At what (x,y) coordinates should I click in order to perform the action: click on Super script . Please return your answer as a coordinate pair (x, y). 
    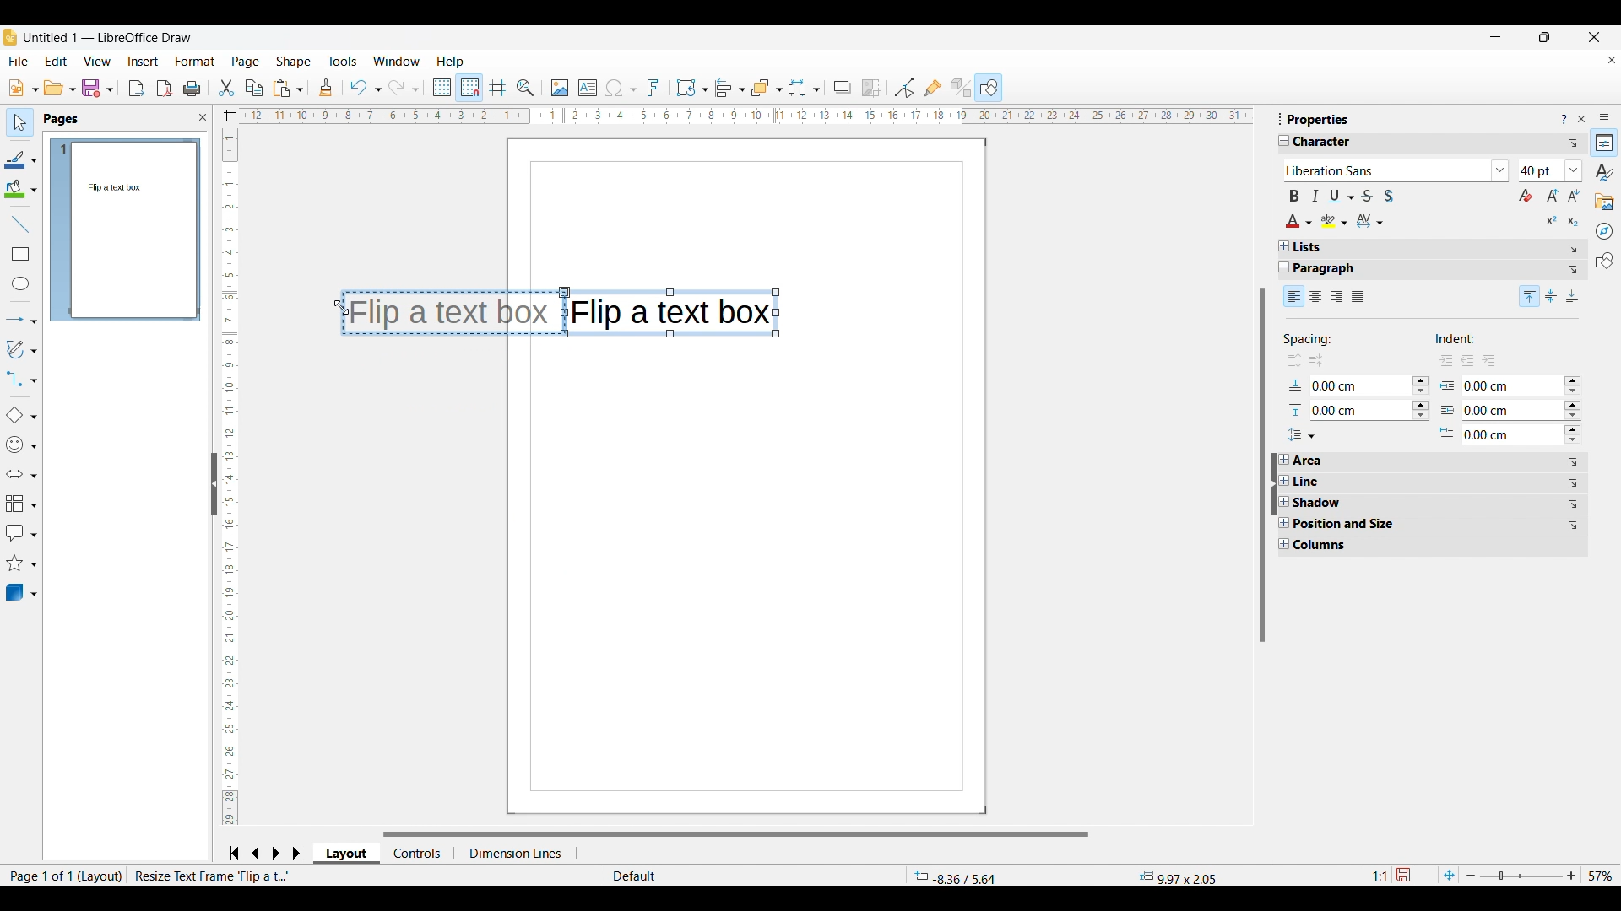
    Looking at the image, I should click on (1553, 220).